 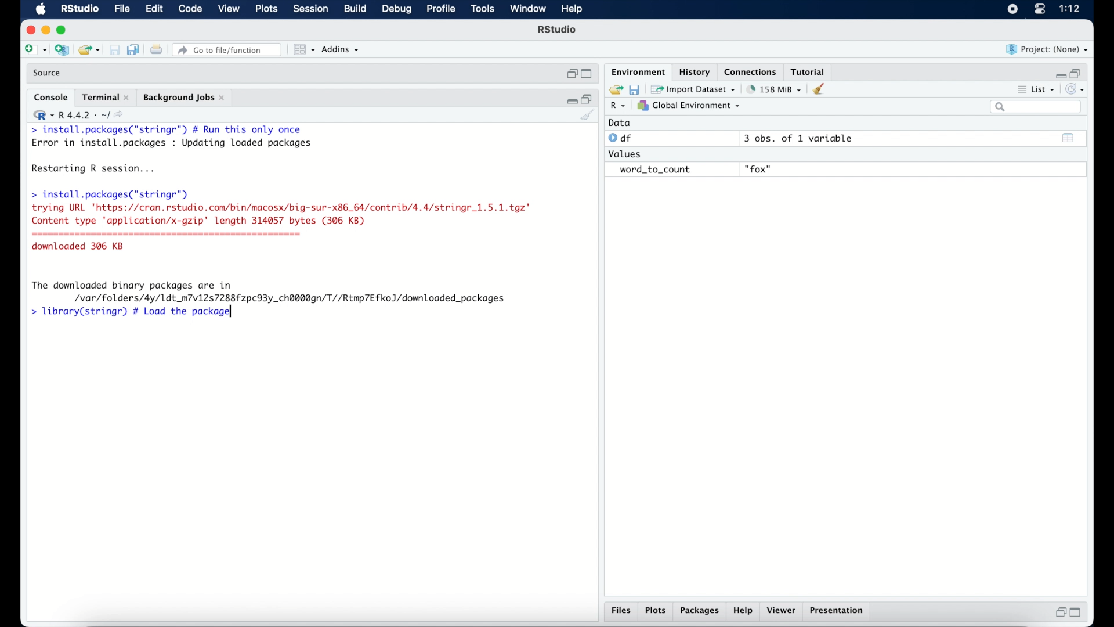 I want to click on minimize, so click(x=570, y=99).